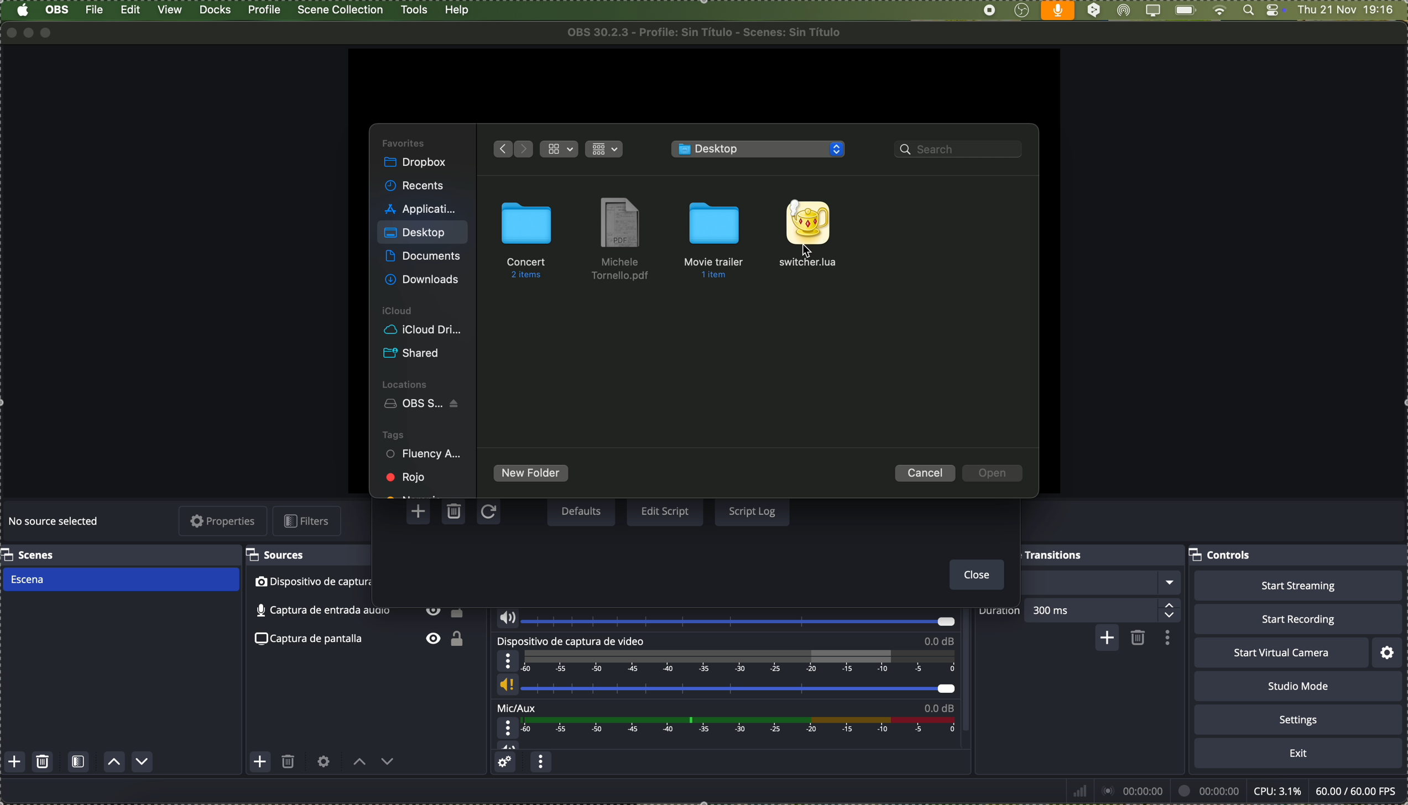 This screenshot has width=1408, height=805. What do you see at coordinates (55, 522) in the screenshot?
I see `no source selected` at bounding box center [55, 522].